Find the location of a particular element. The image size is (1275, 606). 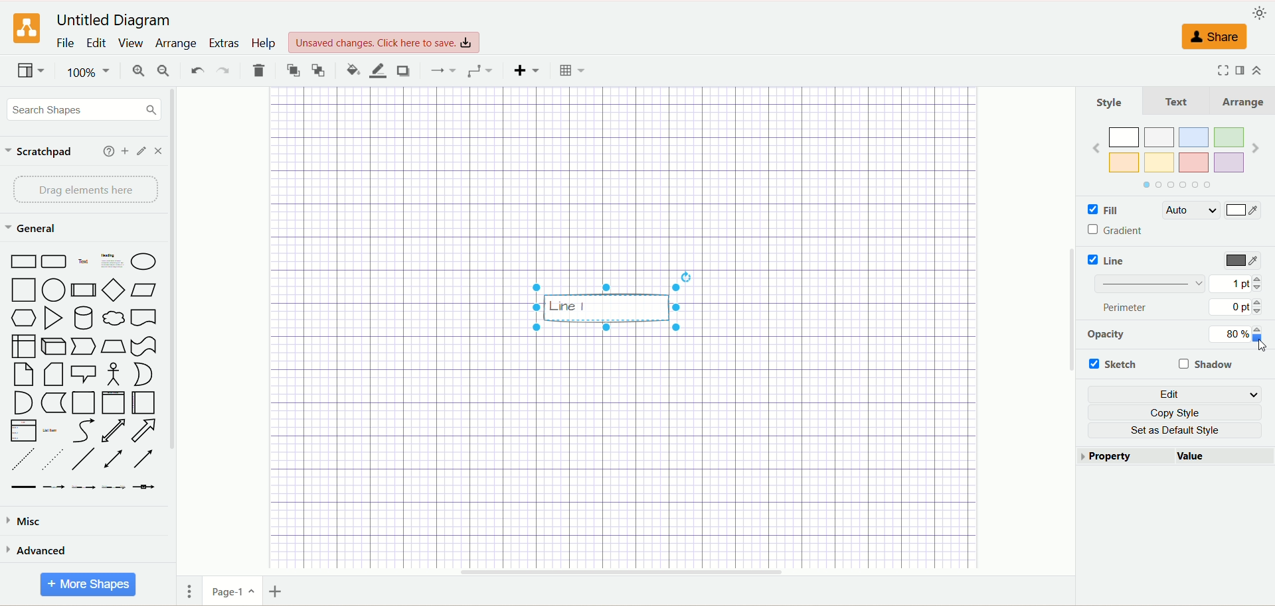

insert is located at coordinates (524, 70).